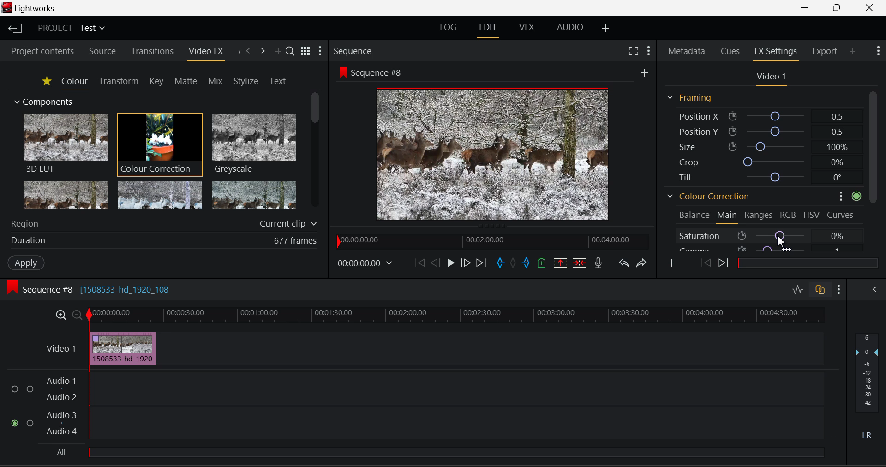 The height and width of the screenshot is (467, 886). Describe the element at coordinates (152, 51) in the screenshot. I see `Transitions` at that location.